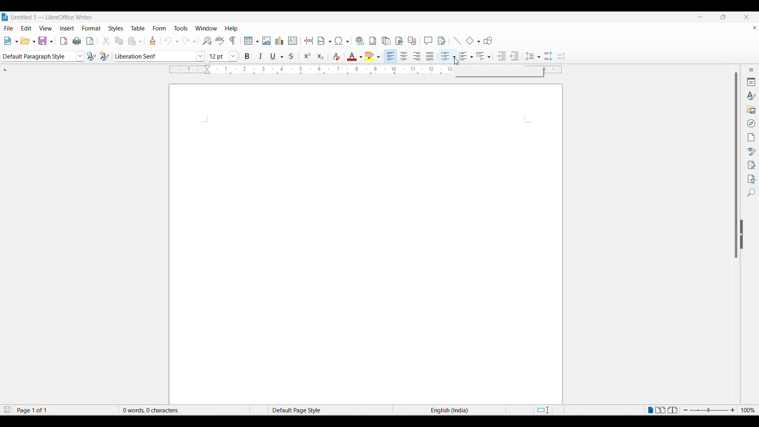 This screenshot has height=427, width=759. What do you see at coordinates (662, 410) in the screenshot?
I see `Multiple page view` at bounding box center [662, 410].